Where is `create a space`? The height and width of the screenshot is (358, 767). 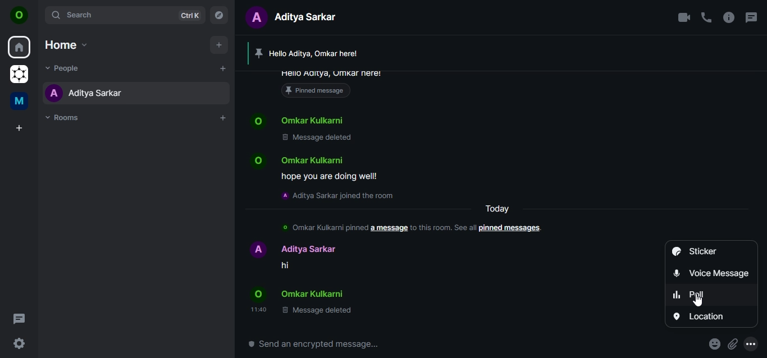 create a space is located at coordinates (21, 128).